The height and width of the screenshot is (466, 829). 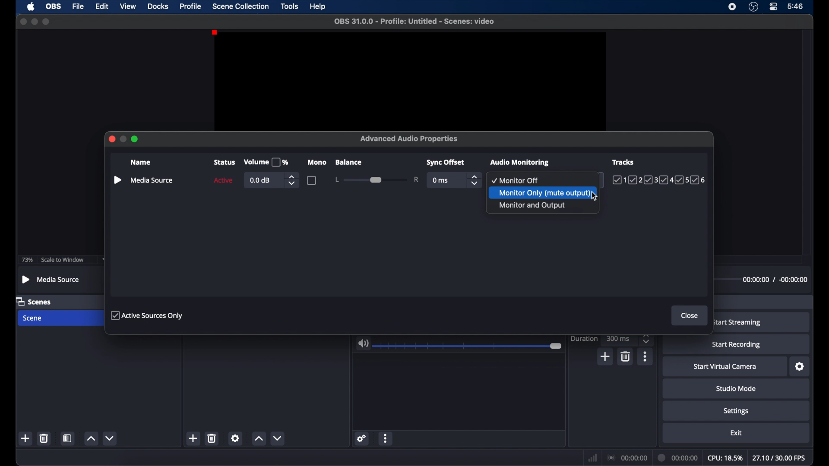 What do you see at coordinates (158, 6) in the screenshot?
I see `docks` at bounding box center [158, 6].